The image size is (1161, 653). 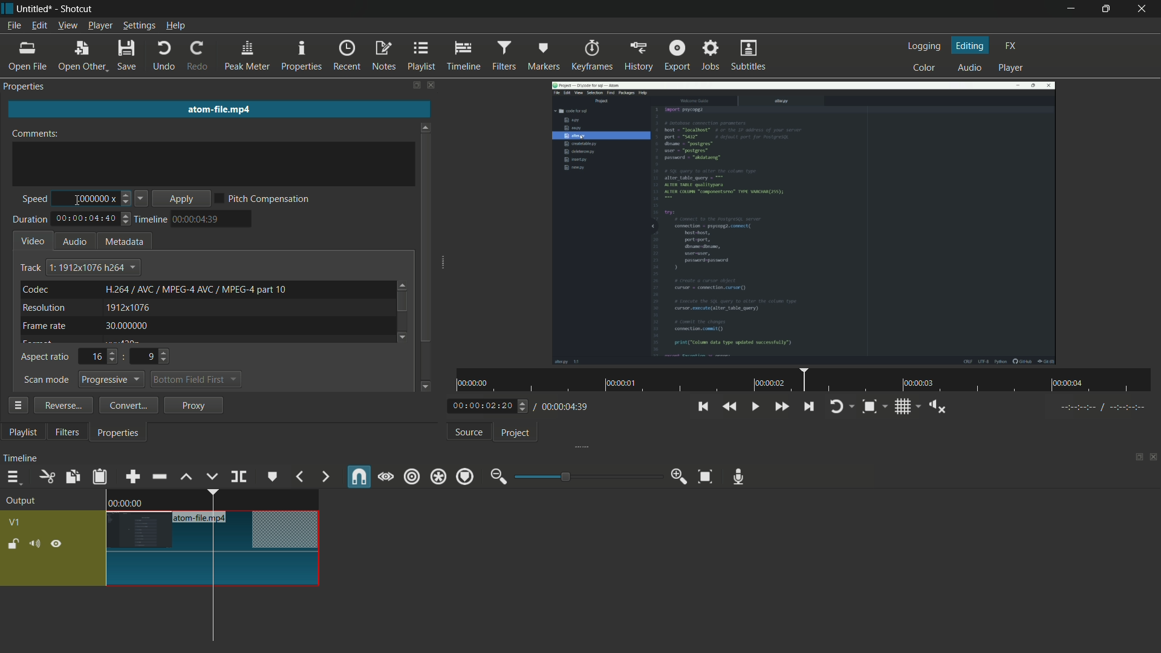 I want to click on output, so click(x=24, y=502).